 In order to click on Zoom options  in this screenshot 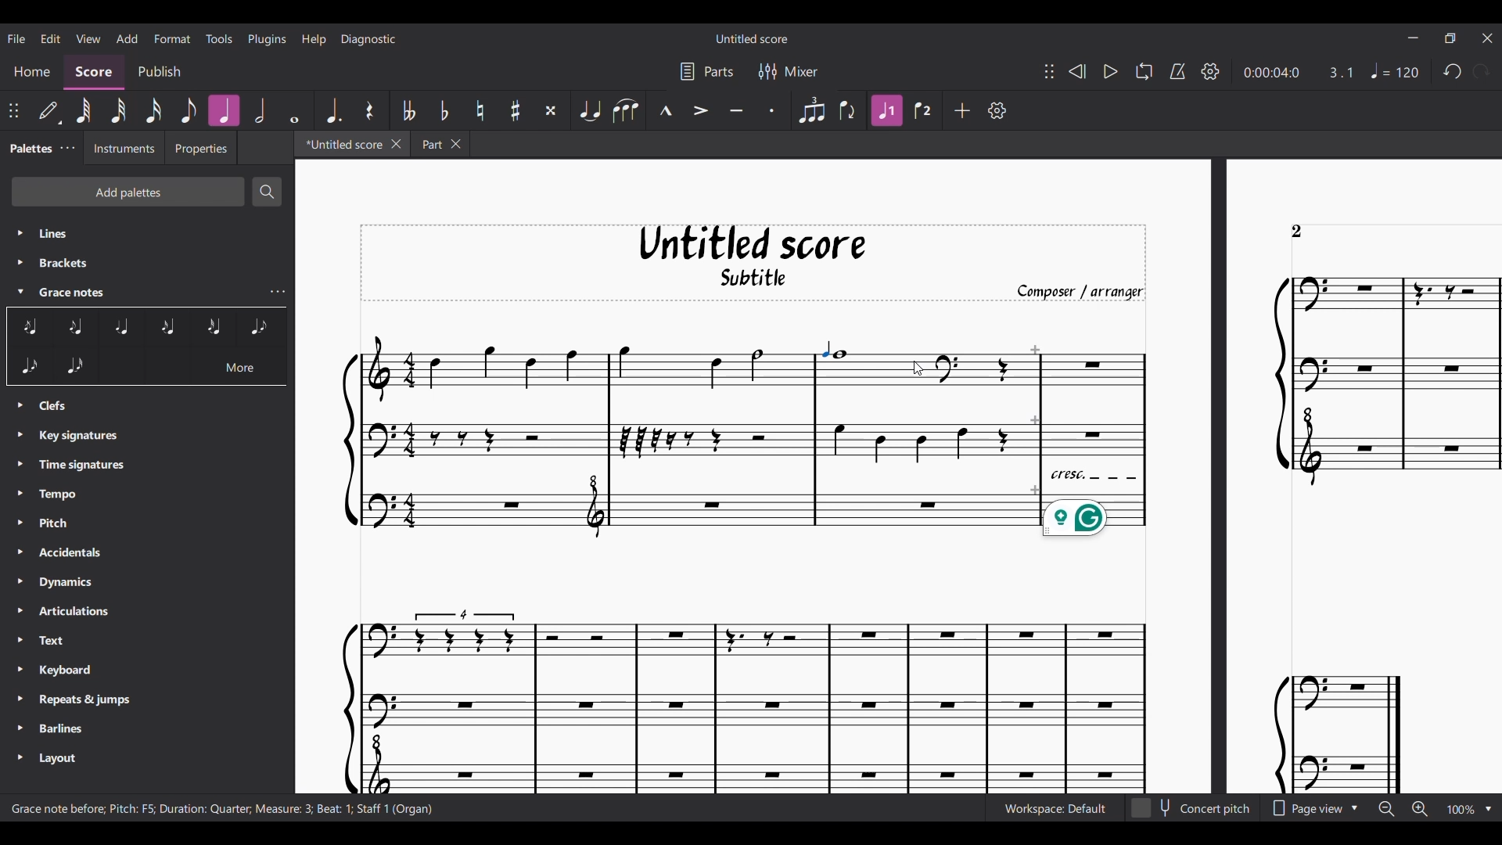, I will do `click(1489, 809)`.